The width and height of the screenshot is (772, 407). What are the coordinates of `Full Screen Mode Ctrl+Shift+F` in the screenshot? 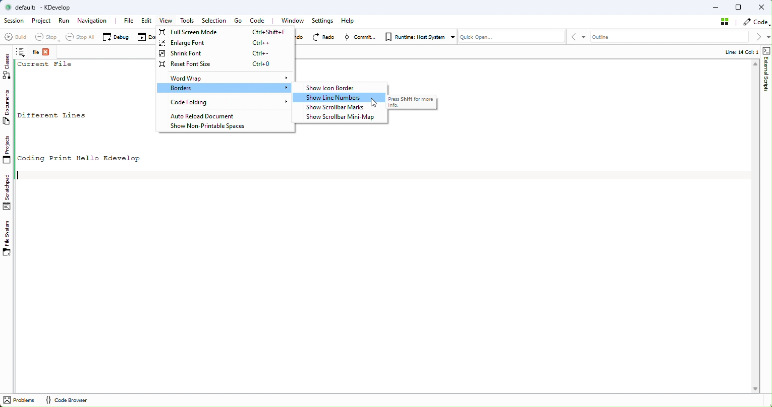 It's located at (226, 32).